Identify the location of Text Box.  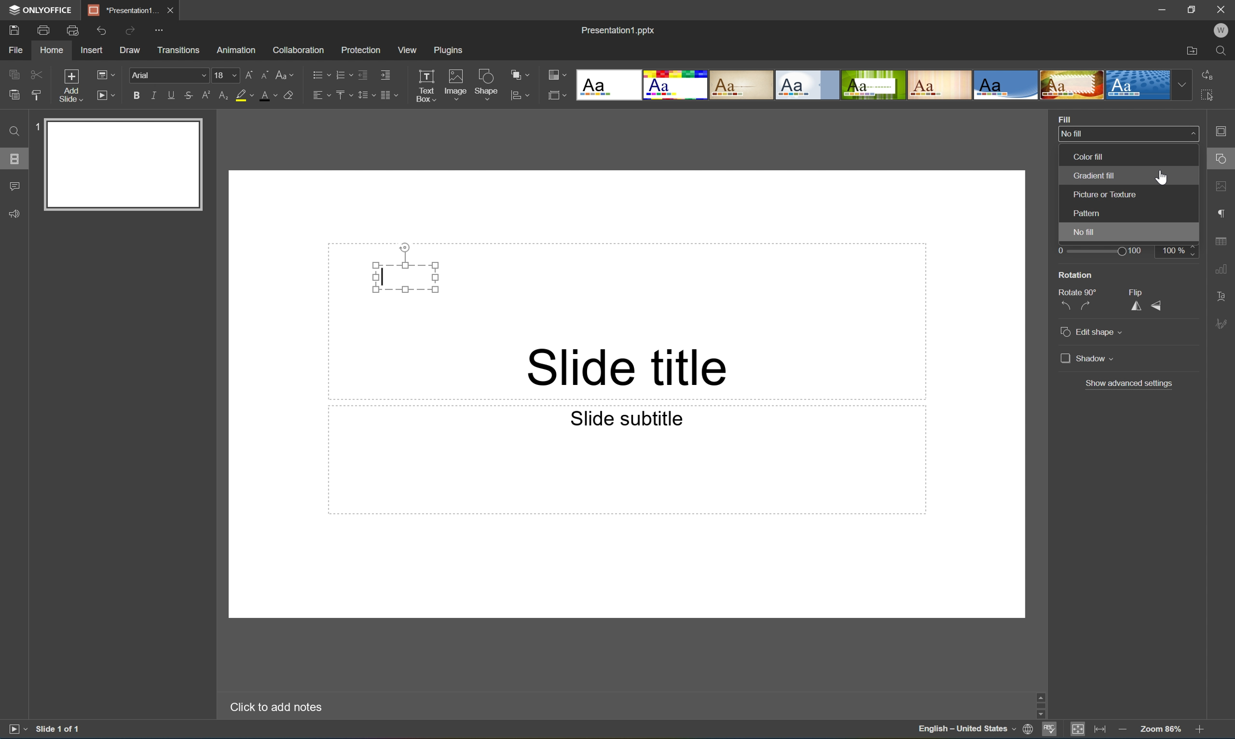
(406, 276).